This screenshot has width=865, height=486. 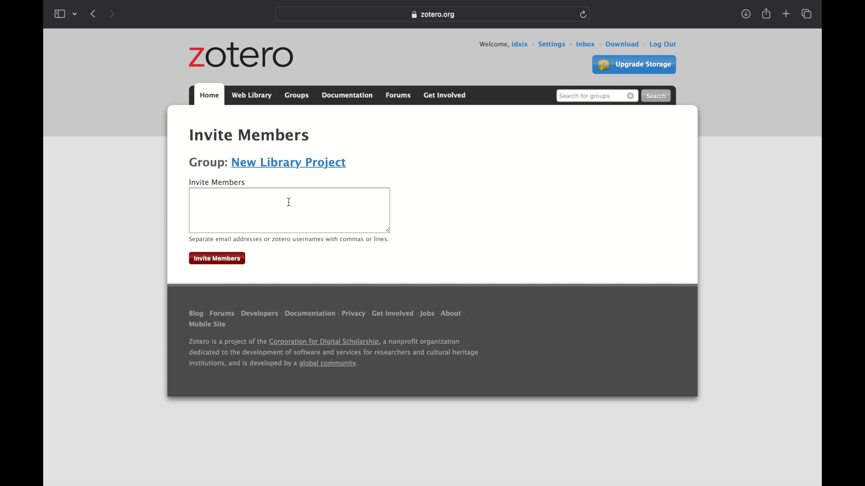 I want to click on forums, so click(x=400, y=95).